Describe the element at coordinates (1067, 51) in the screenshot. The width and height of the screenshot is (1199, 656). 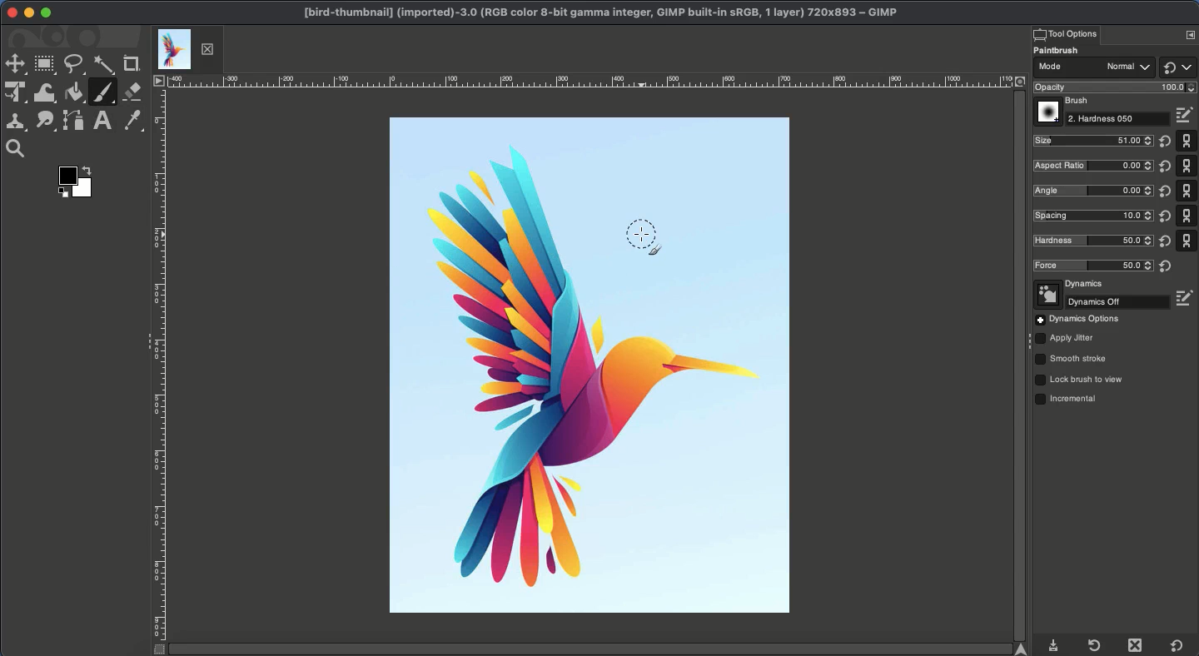
I see `Paintbrush` at that location.